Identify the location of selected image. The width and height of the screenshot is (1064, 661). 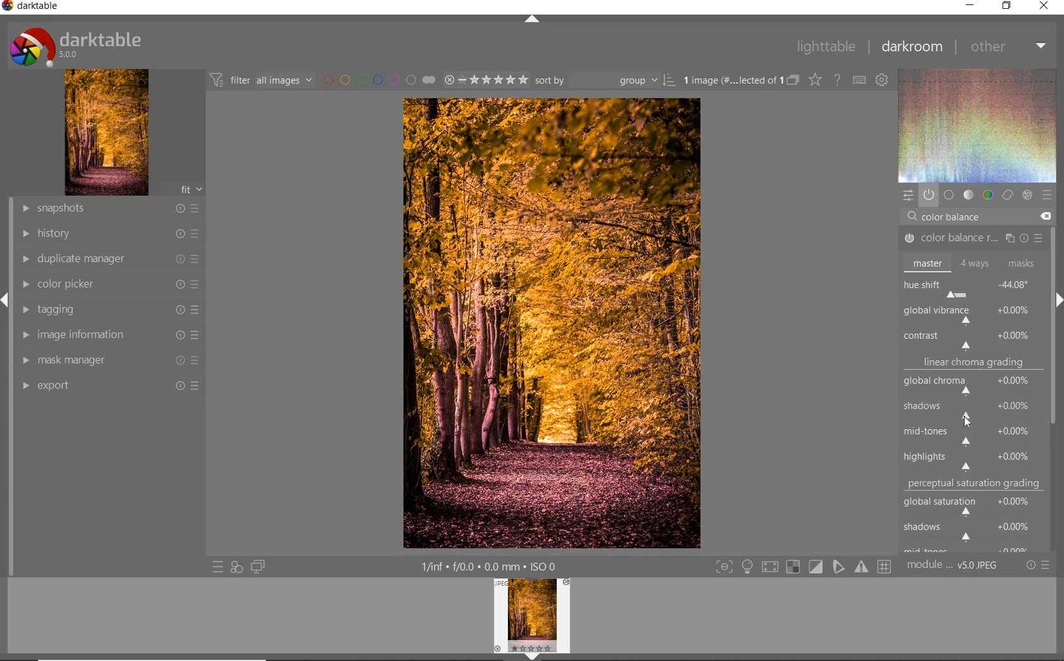
(551, 324).